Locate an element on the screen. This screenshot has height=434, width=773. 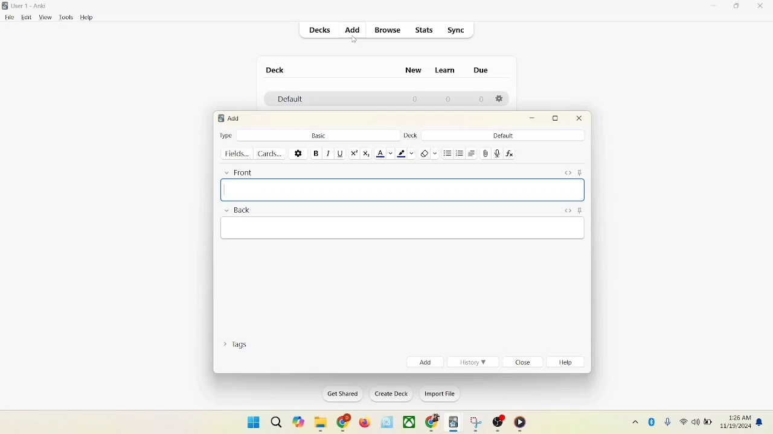
browse is located at coordinates (389, 31).